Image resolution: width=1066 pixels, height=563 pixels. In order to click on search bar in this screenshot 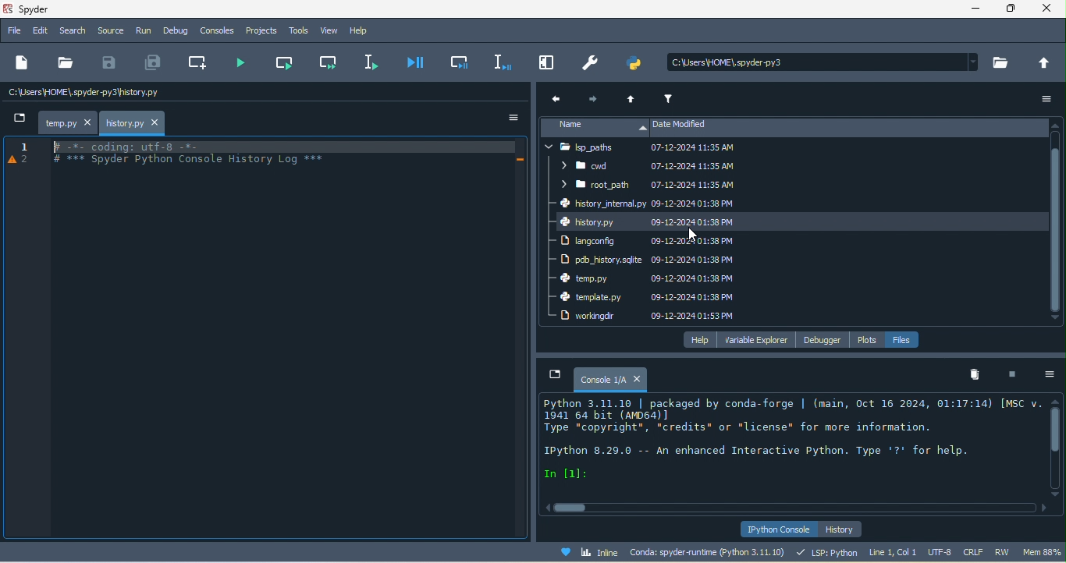, I will do `click(822, 62)`.